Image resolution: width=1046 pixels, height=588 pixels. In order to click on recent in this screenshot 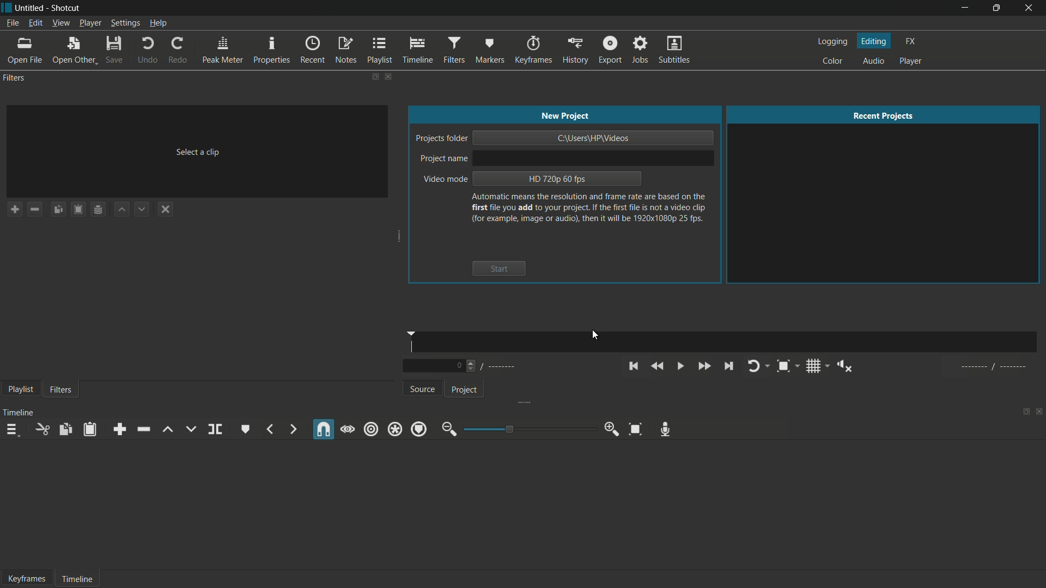, I will do `click(314, 50)`.